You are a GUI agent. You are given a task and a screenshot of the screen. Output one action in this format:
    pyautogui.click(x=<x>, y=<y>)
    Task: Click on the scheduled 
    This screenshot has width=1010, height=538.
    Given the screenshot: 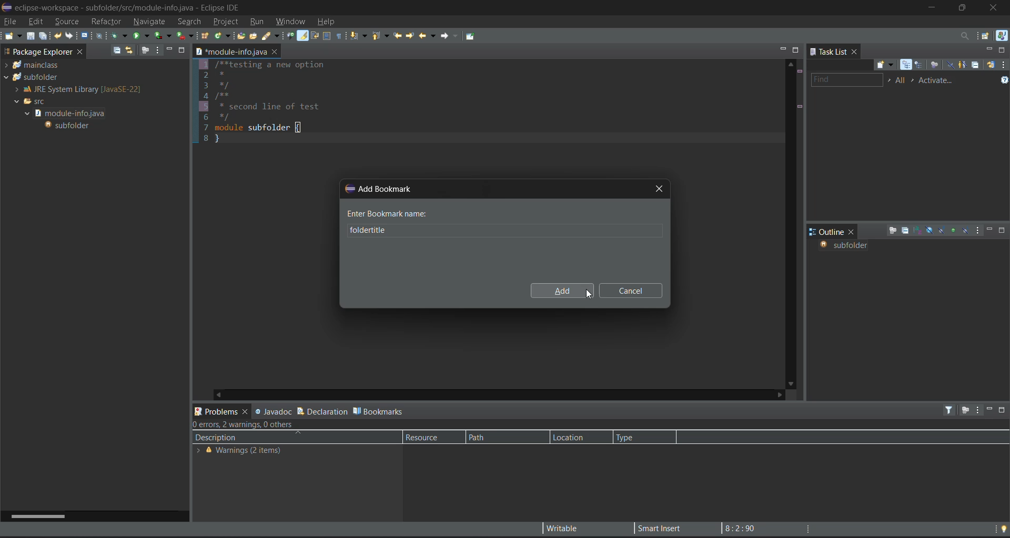 What is the action you would take?
    pyautogui.click(x=921, y=65)
    